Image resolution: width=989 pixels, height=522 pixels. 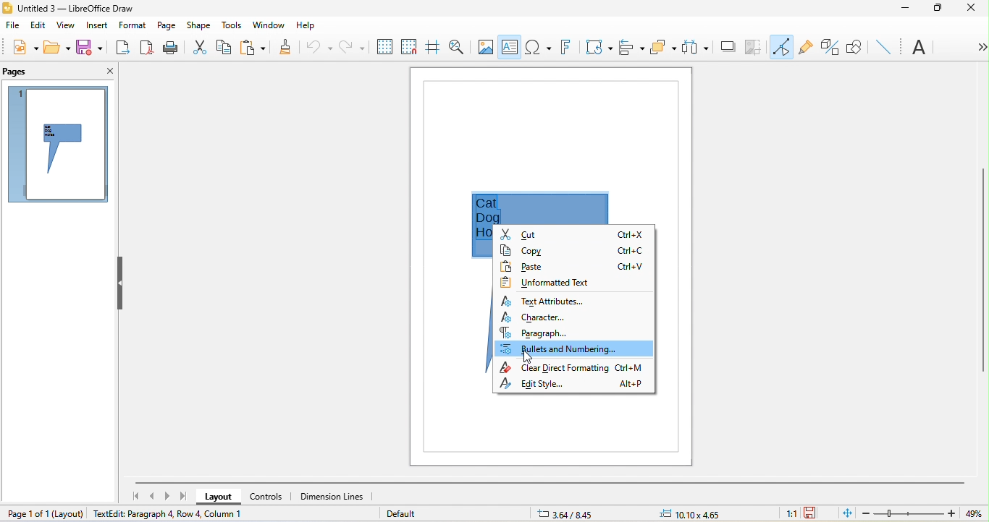 What do you see at coordinates (844, 513) in the screenshot?
I see `fit to the current window` at bounding box center [844, 513].